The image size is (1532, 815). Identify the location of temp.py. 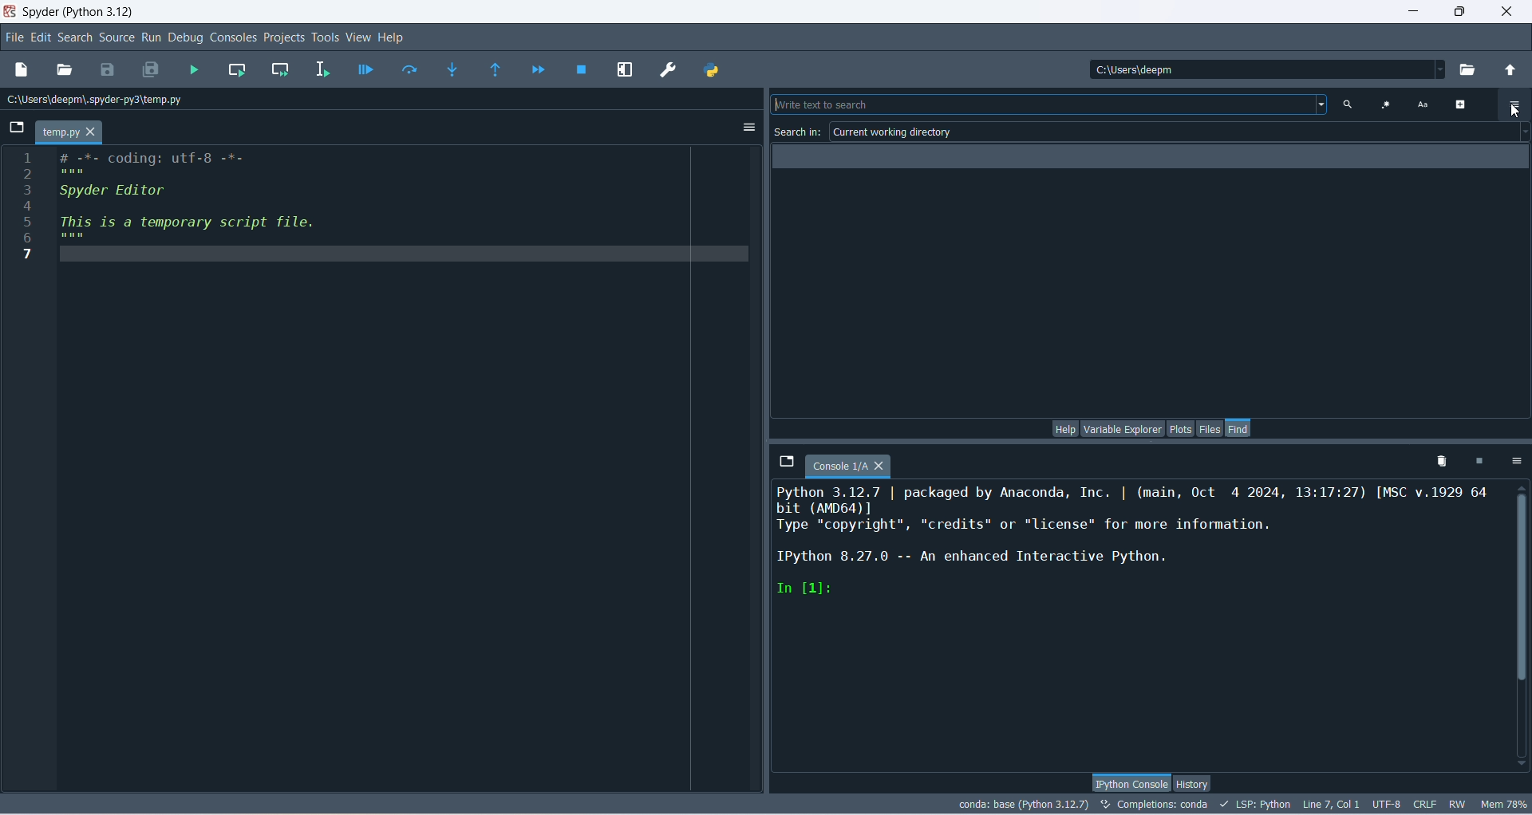
(70, 132).